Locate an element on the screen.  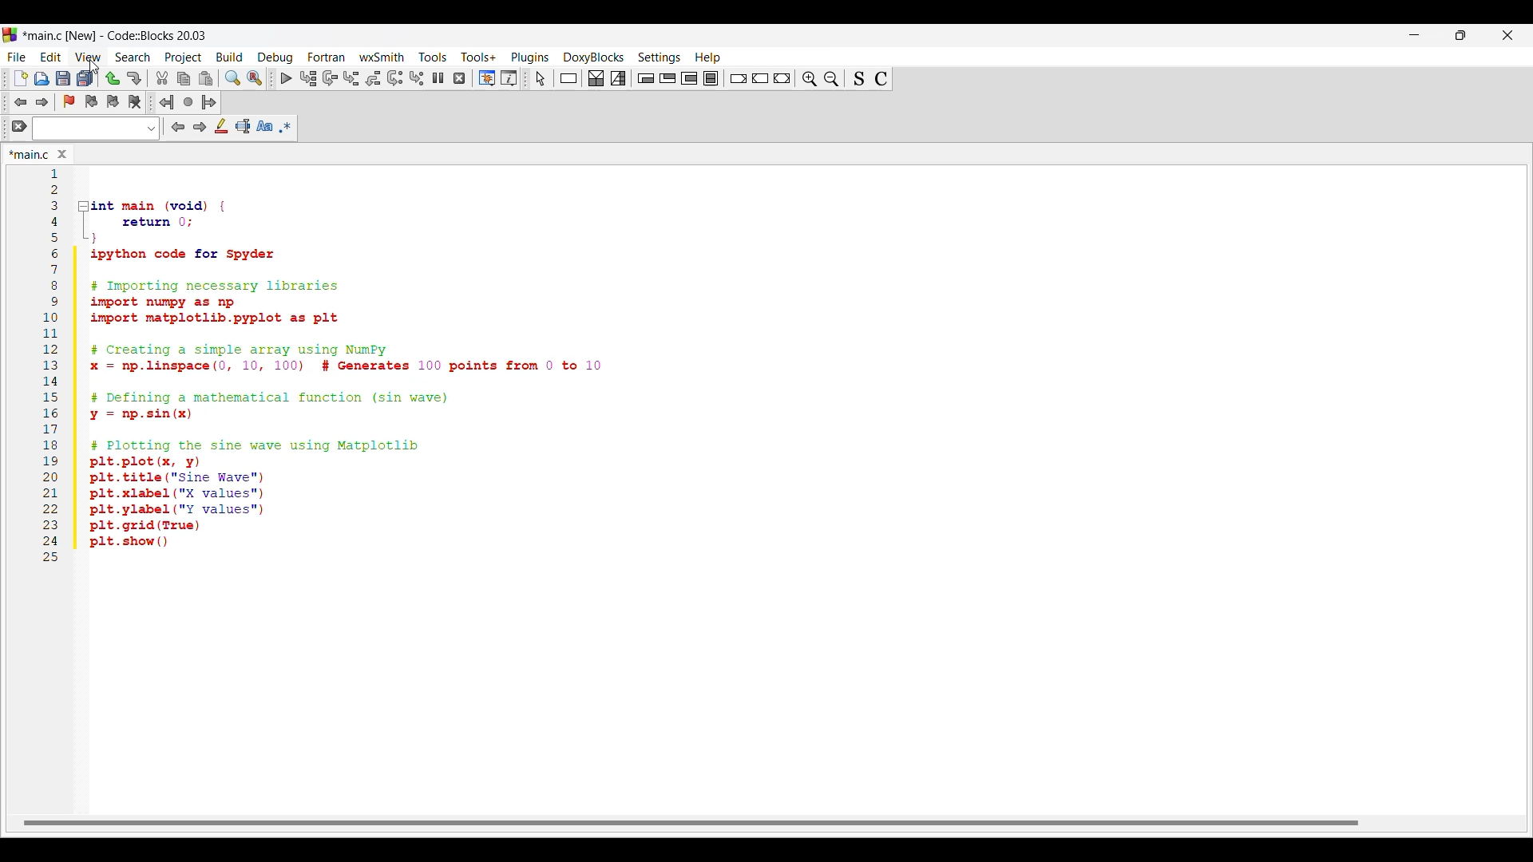
DoxyBlocks menu is located at coordinates (594, 58).